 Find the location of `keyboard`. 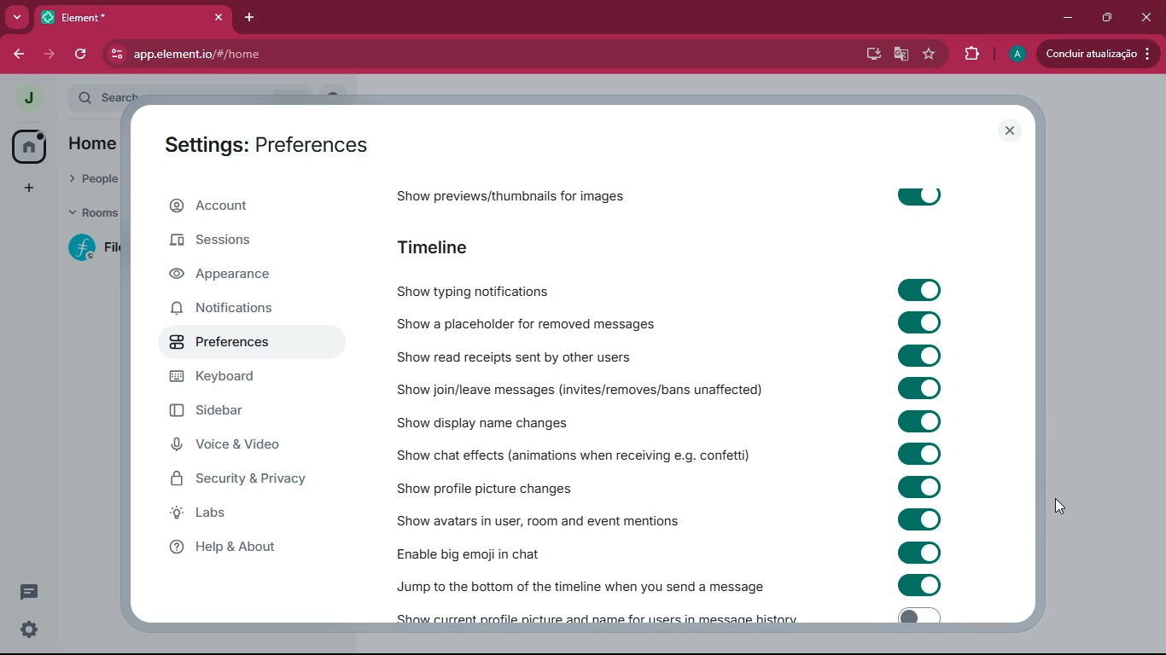

keyboard is located at coordinates (236, 380).